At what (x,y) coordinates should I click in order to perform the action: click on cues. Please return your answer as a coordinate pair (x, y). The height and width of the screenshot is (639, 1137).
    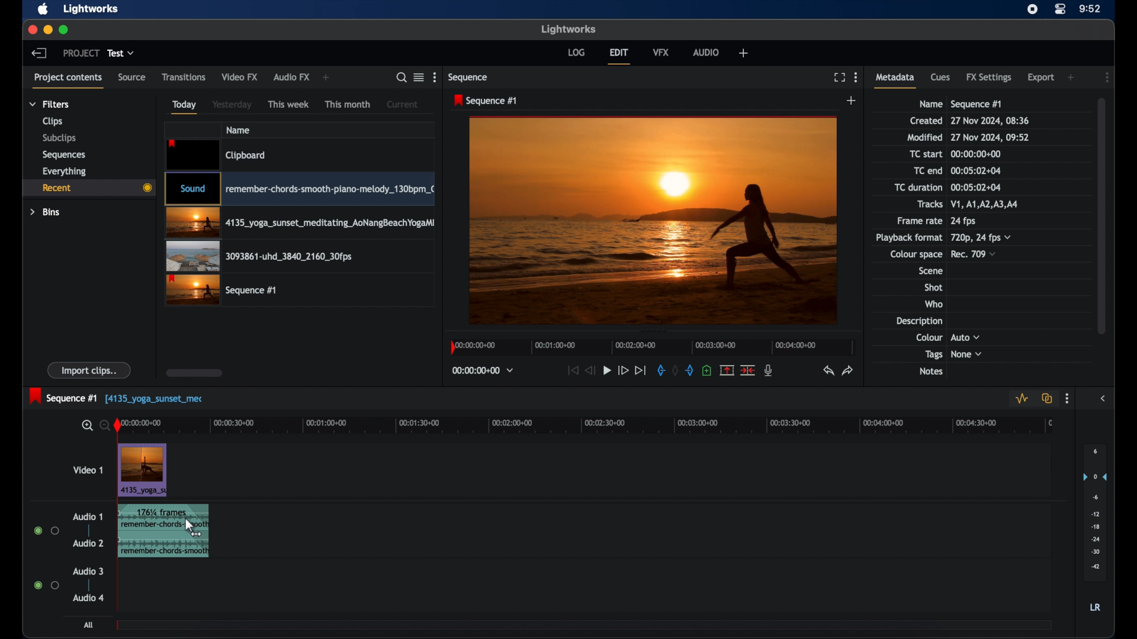
    Looking at the image, I should click on (940, 76).